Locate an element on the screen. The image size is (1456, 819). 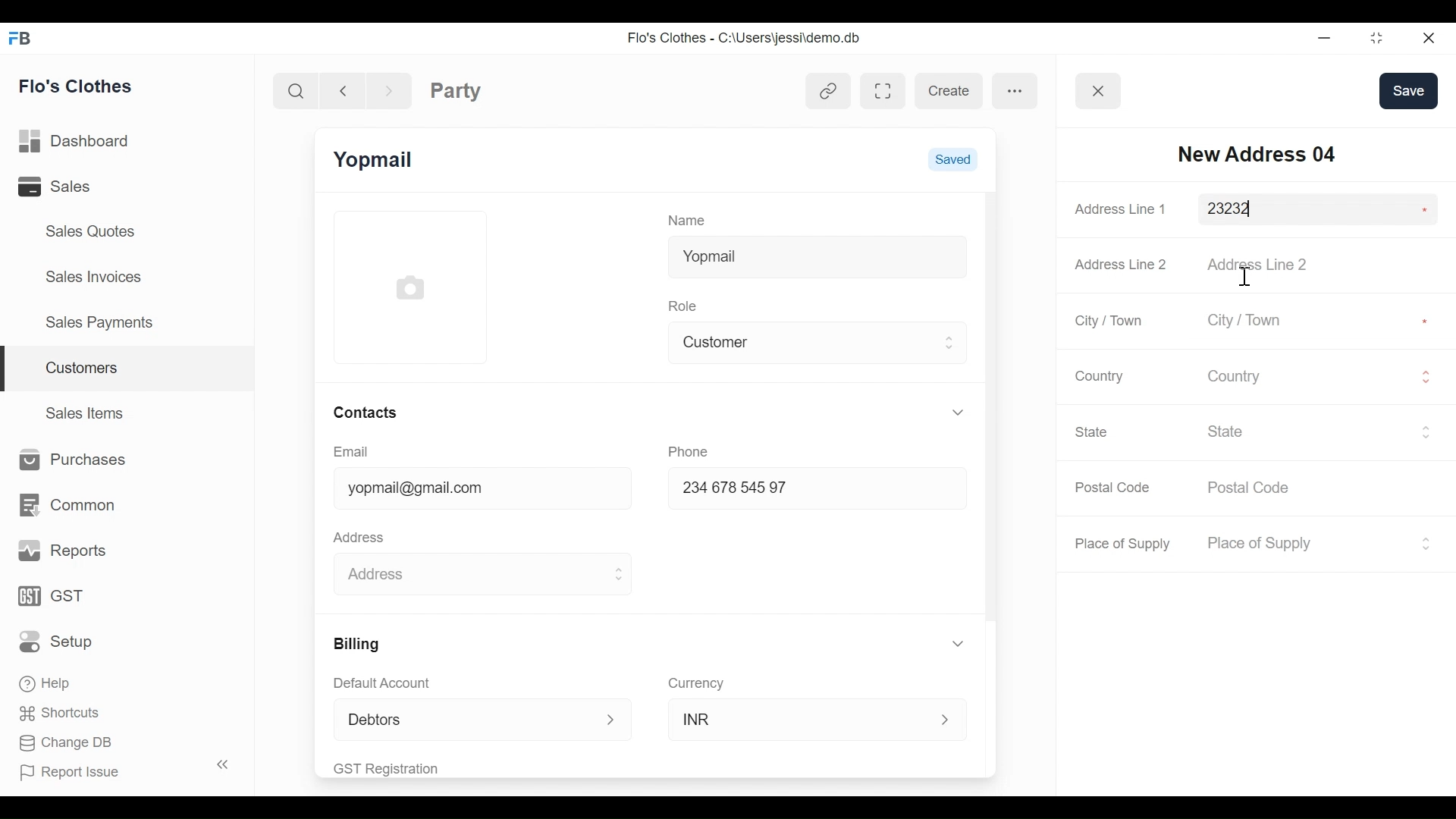
Common is located at coordinates (65, 505).